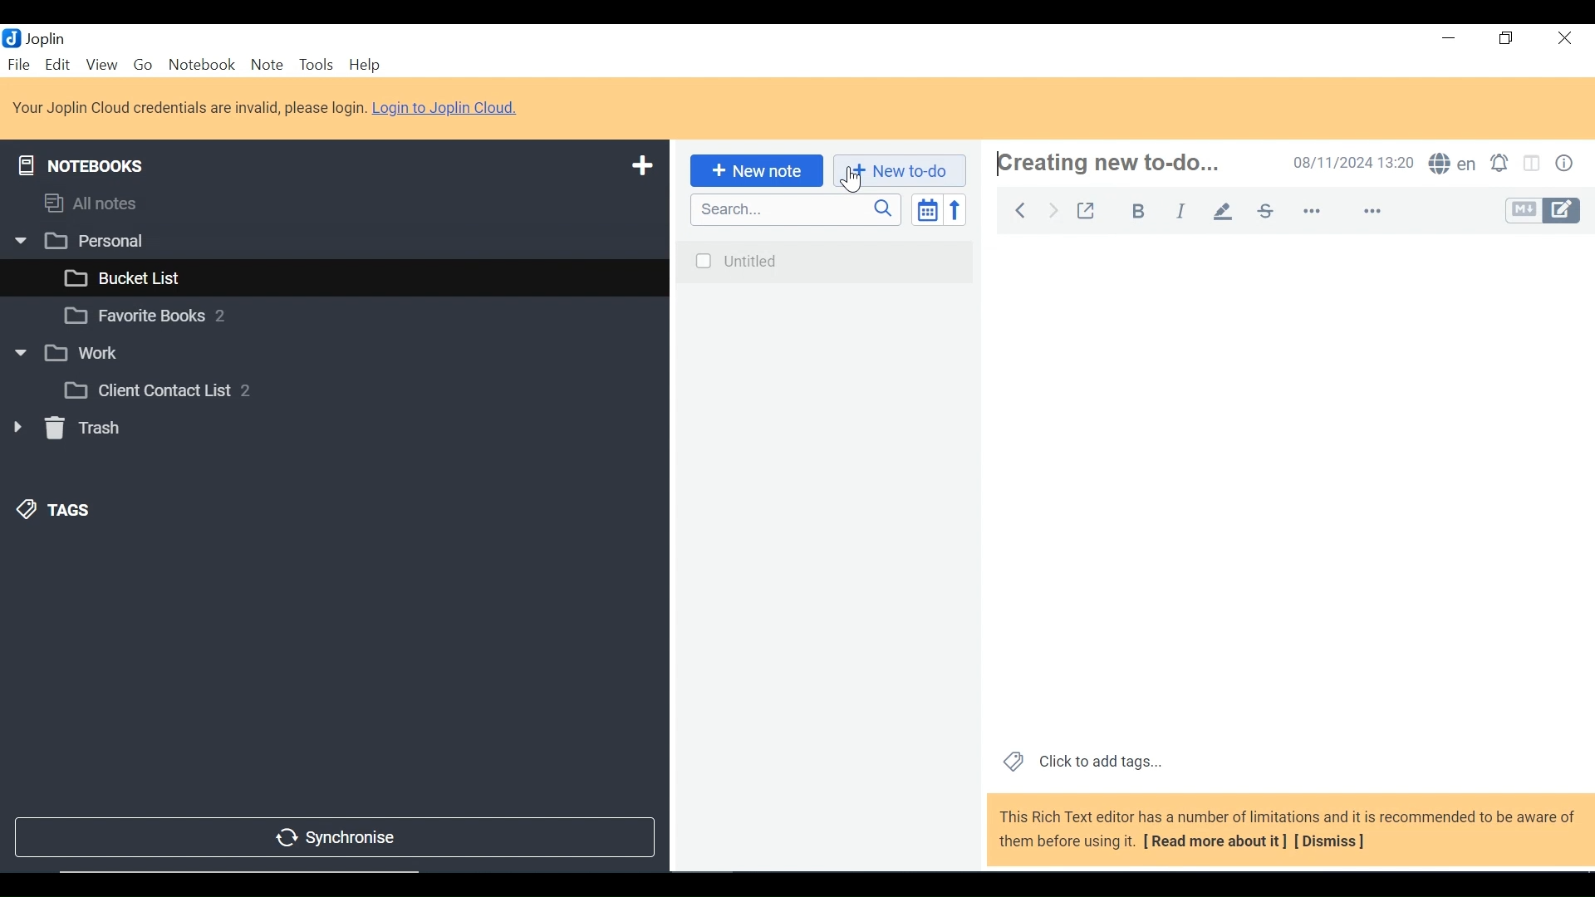  Describe the element at coordinates (797, 209) in the screenshot. I see `SEARCH` at that location.